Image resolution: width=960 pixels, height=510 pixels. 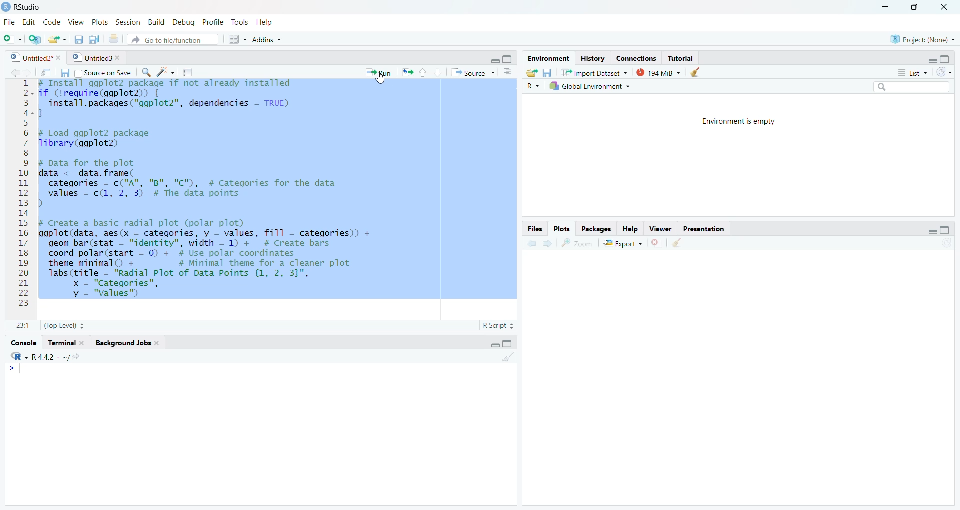 What do you see at coordinates (532, 72) in the screenshot?
I see `Load workspace` at bounding box center [532, 72].